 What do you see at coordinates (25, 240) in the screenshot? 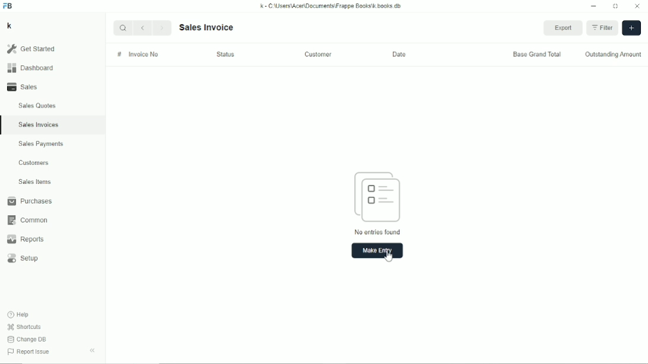
I see `Reports` at bounding box center [25, 240].